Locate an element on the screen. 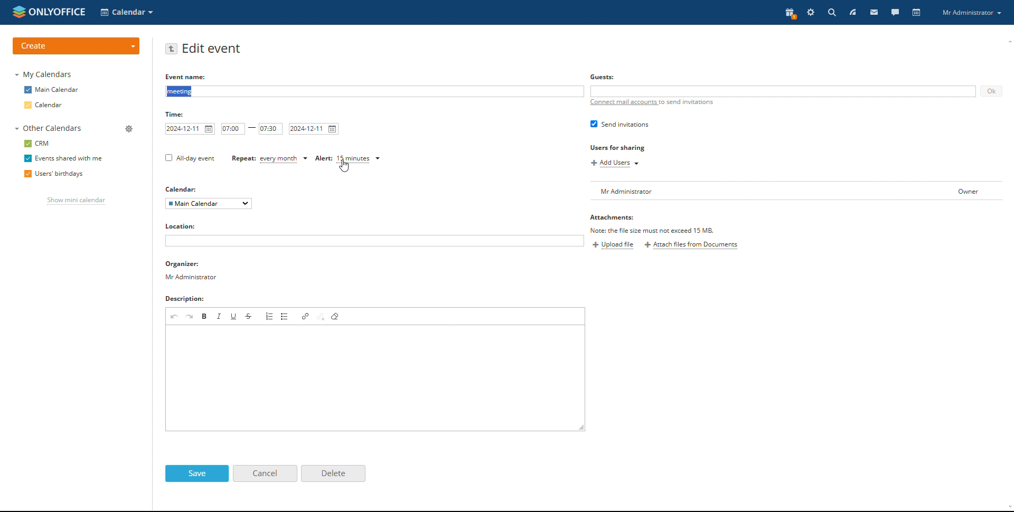 The width and height of the screenshot is (1014, 512). add location is located at coordinates (374, 241).